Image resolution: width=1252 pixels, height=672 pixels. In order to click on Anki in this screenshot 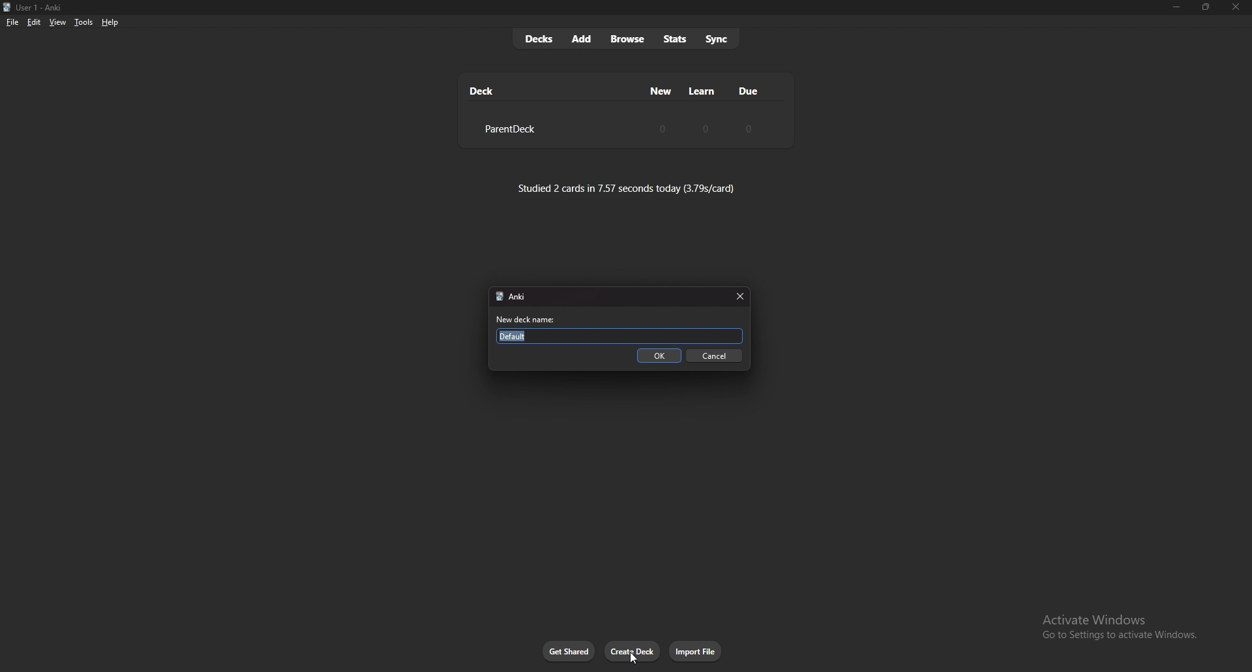, I will do `click(526, 298)`.